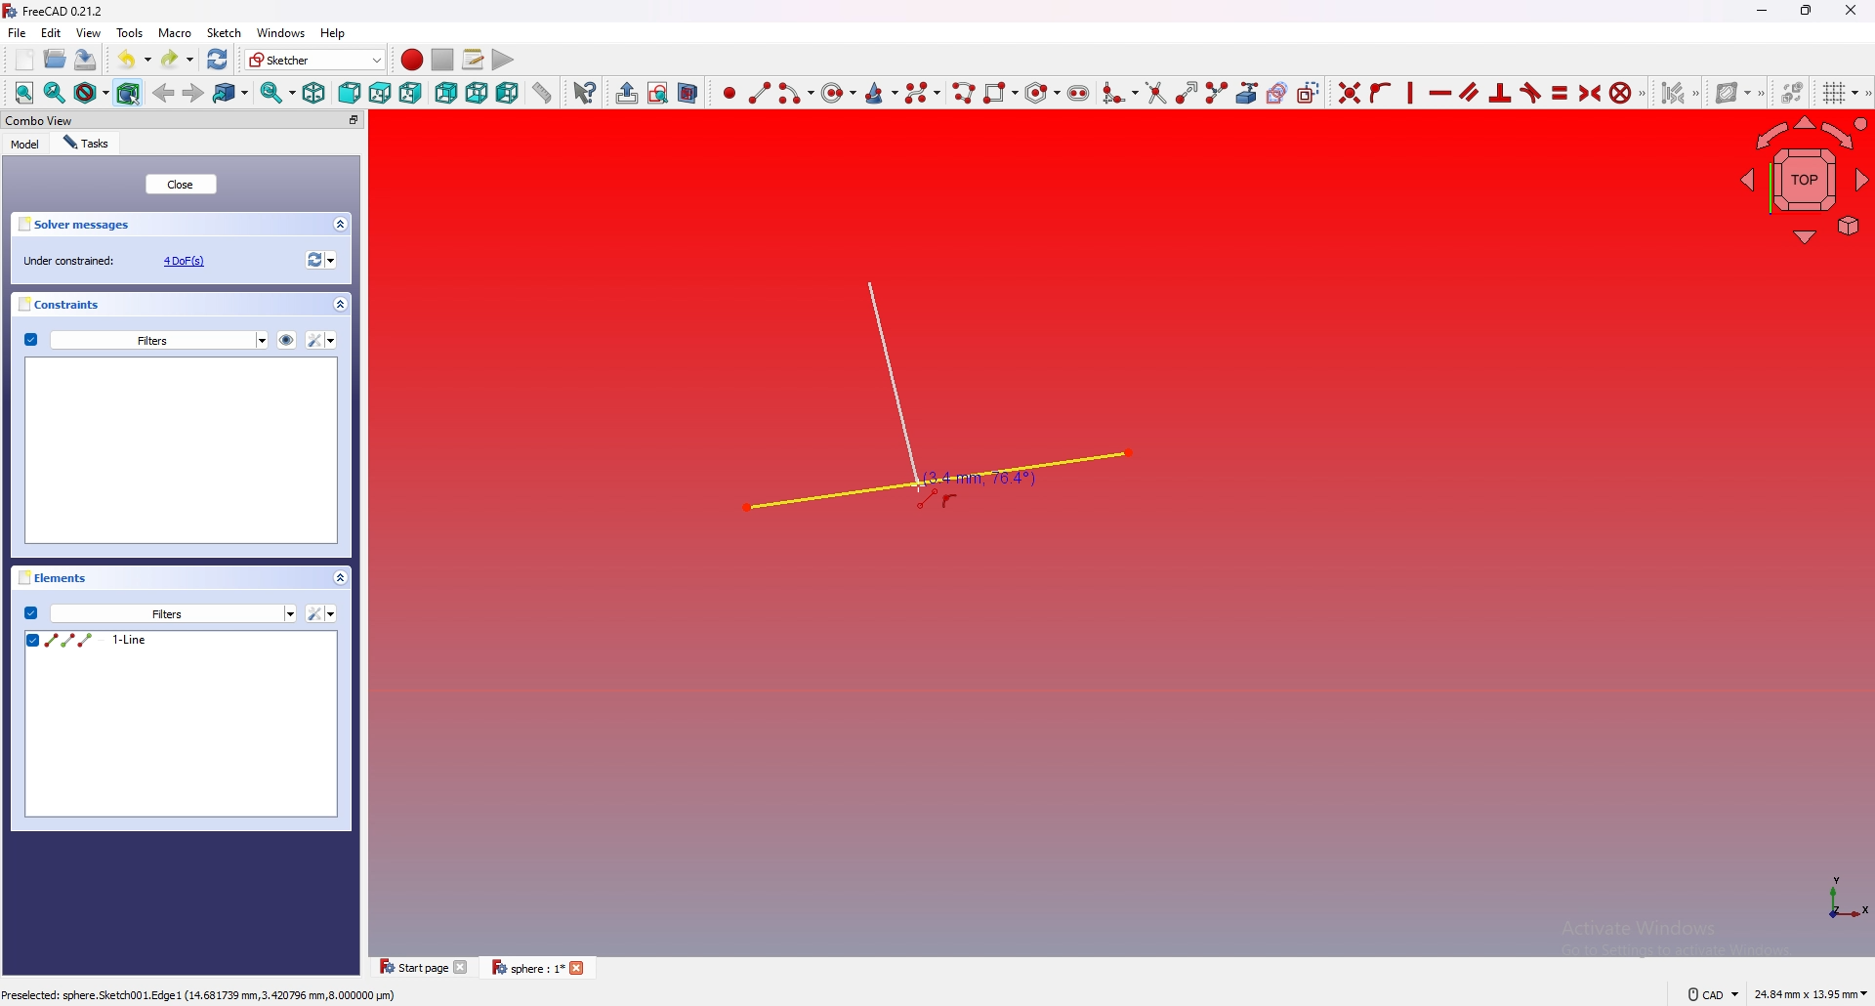 This screenshot has height=1006, width=1875. What do you see at coordinates (231, 93) in the screenshot?
I see `Go to linked object` at bounding box center [231, 93].